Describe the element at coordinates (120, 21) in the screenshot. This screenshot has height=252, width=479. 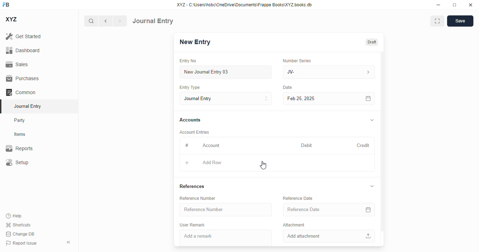
I see `next` at that location.